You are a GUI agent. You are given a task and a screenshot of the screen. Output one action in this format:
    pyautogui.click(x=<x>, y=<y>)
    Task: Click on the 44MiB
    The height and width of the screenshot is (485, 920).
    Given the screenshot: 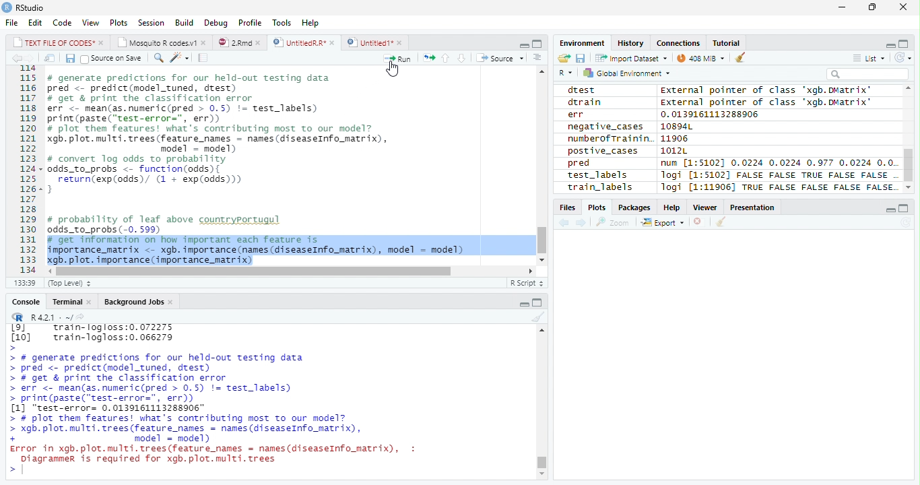 What is the action you would take?
    pyautogui.click(x=698, y=57)
    